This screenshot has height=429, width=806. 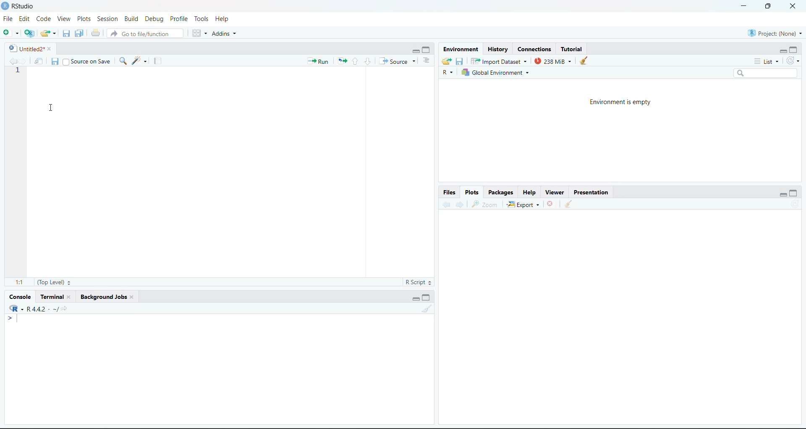 What do you see at coordinates (51, 108) in the screenshot?
I see `cursor` at bounding box center [51, 108].